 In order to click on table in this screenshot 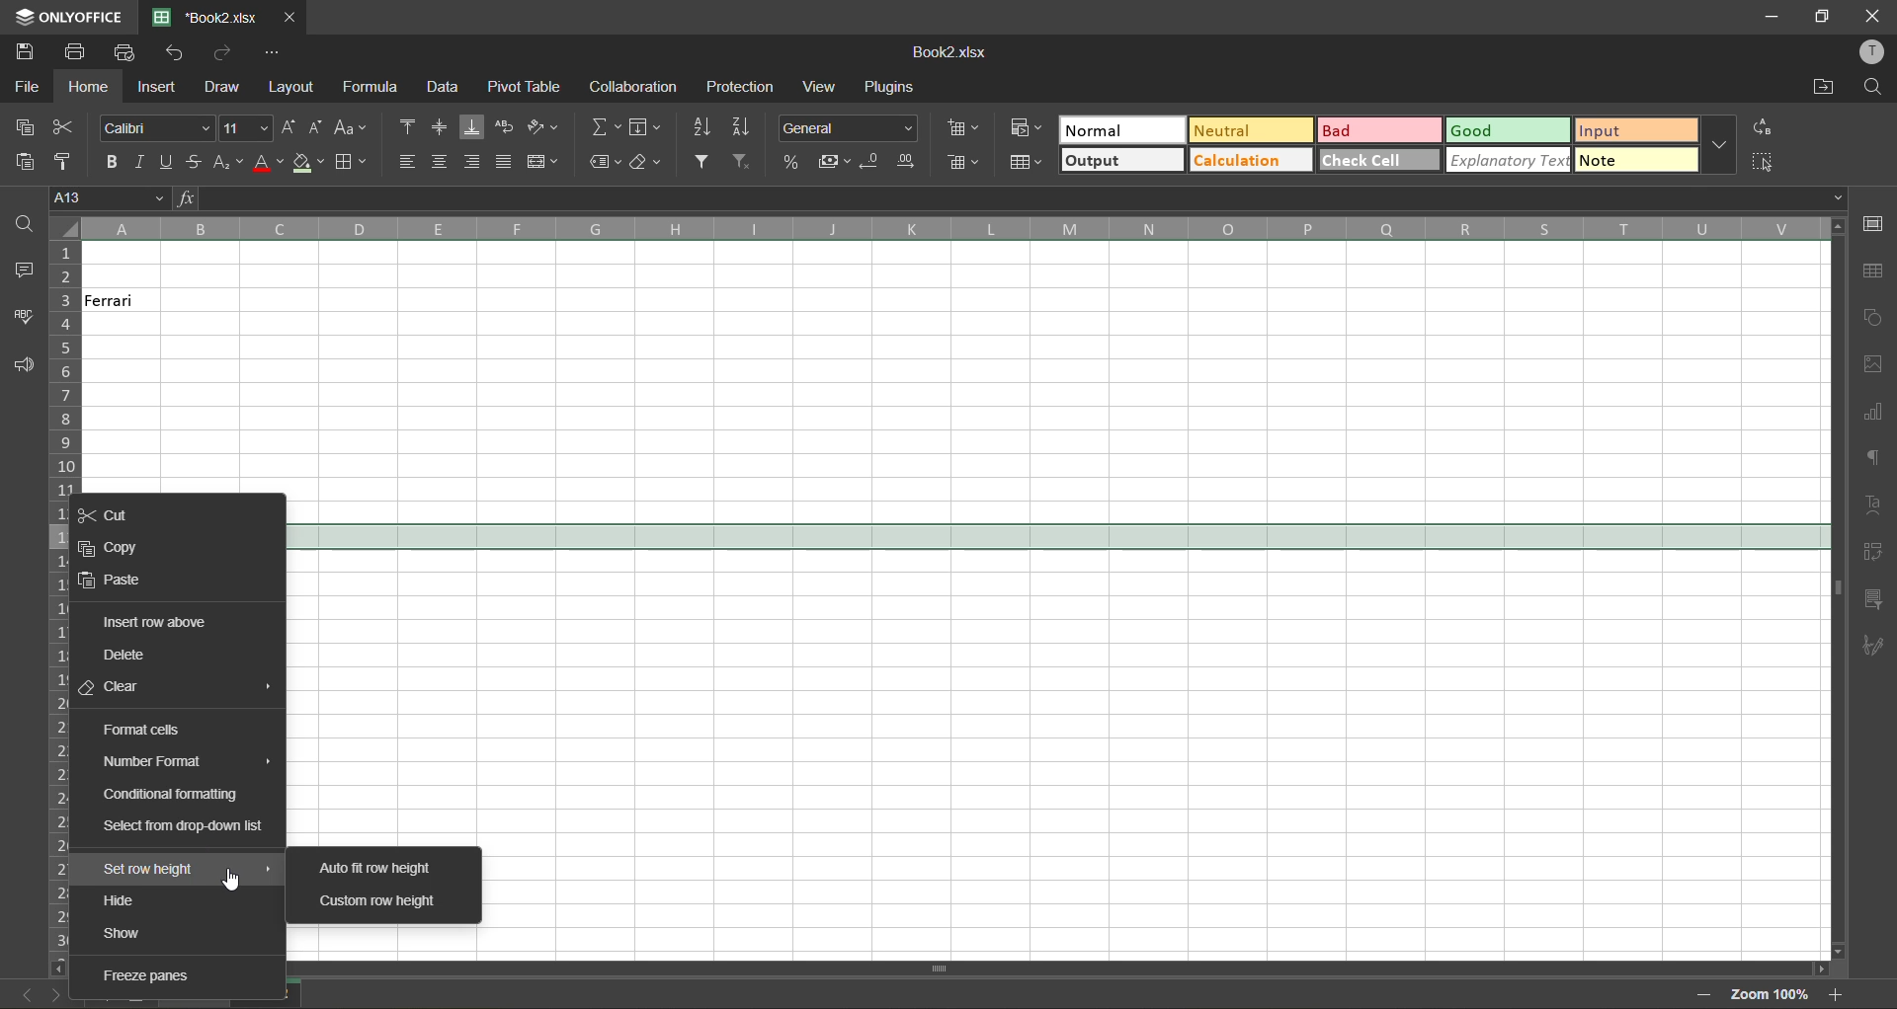, I will do `click(1875, 272)`.